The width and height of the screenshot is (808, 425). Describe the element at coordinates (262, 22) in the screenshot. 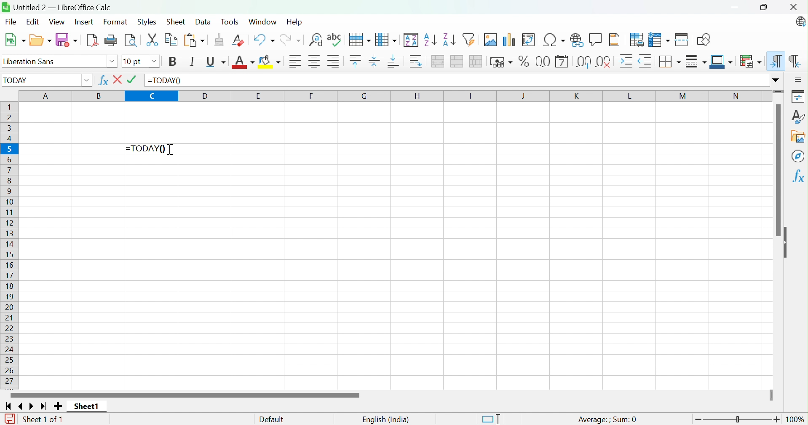

I see `Window` at that location.